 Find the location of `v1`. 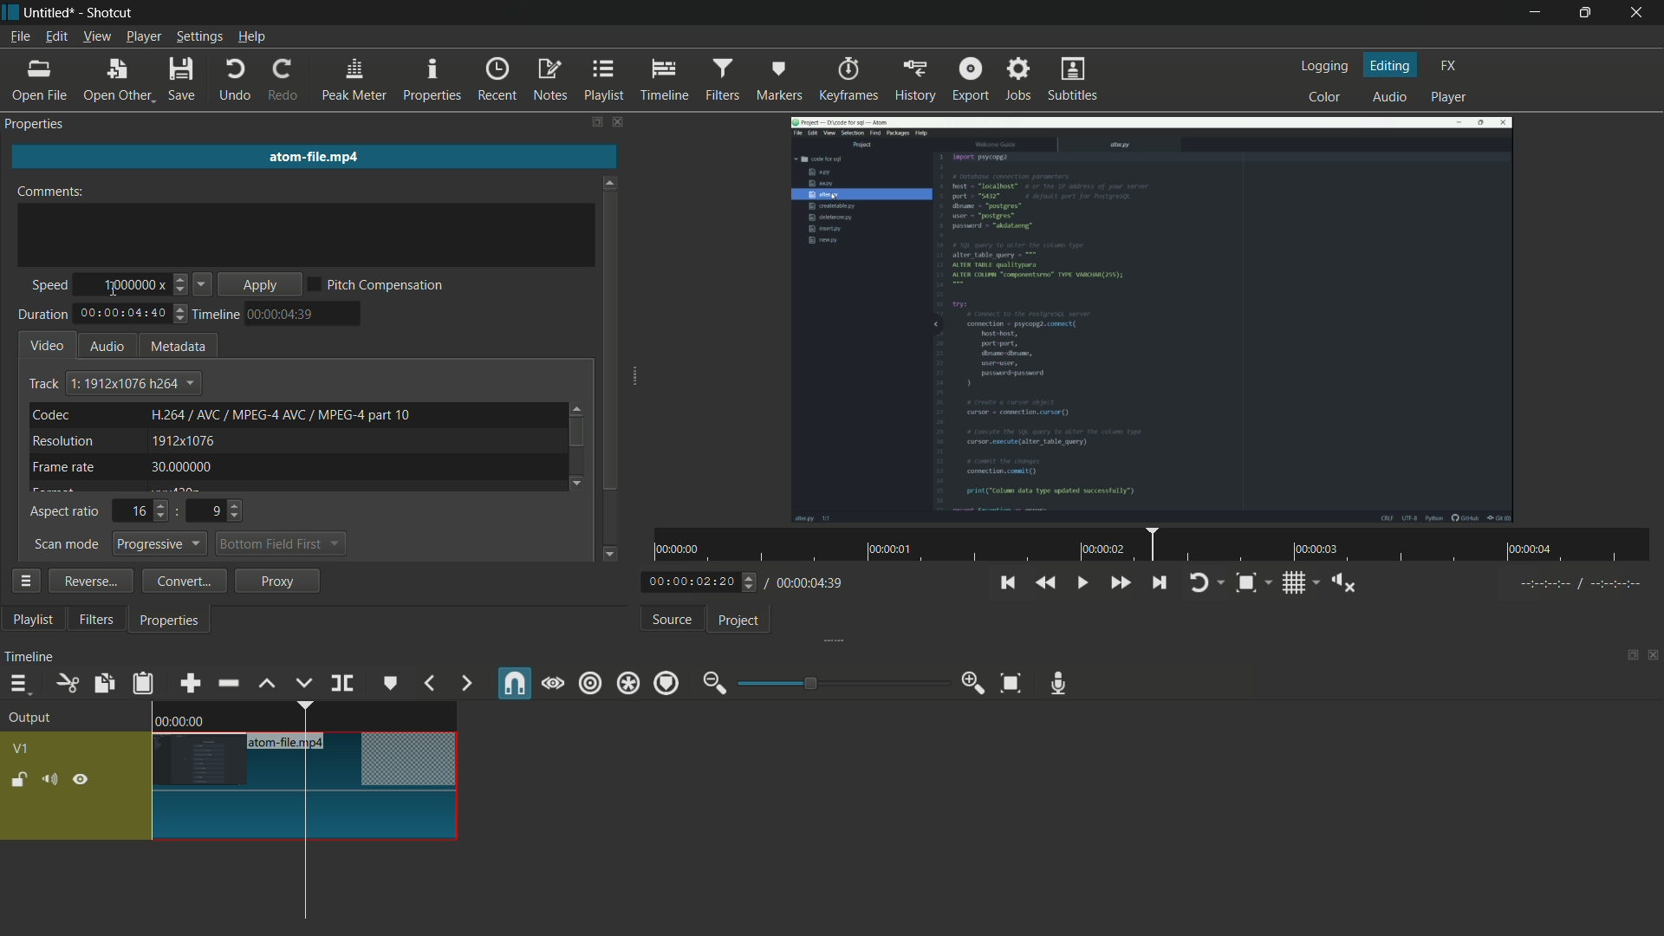

v1 is located at coordinates (20, 751).